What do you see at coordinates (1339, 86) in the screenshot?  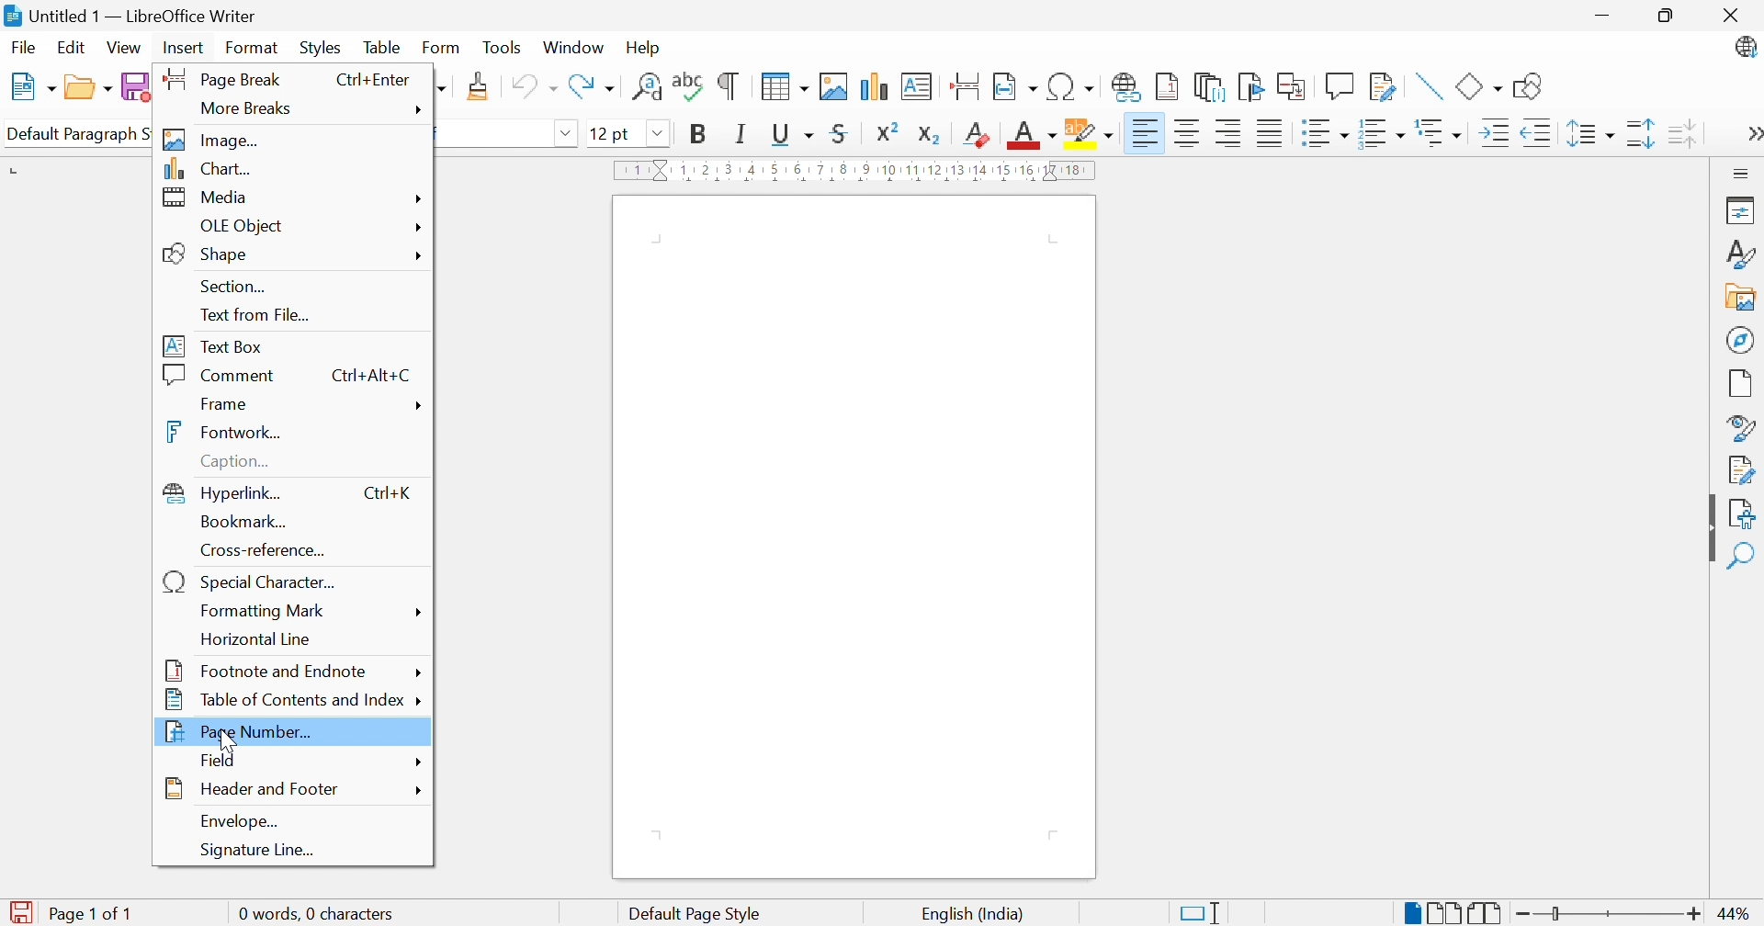 I see `Insert comment` at bounding box center [1339, 86].